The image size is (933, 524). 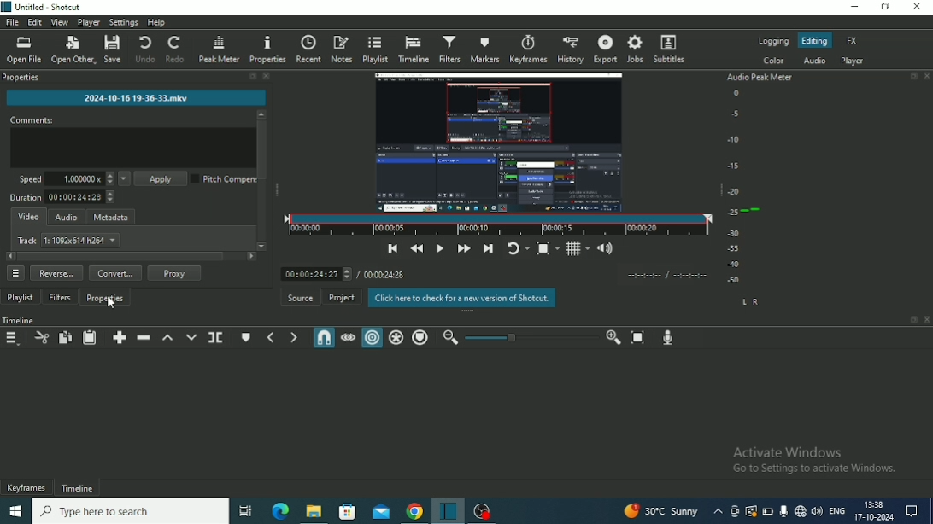 I want to click on Date, so click(x=873, y=518).